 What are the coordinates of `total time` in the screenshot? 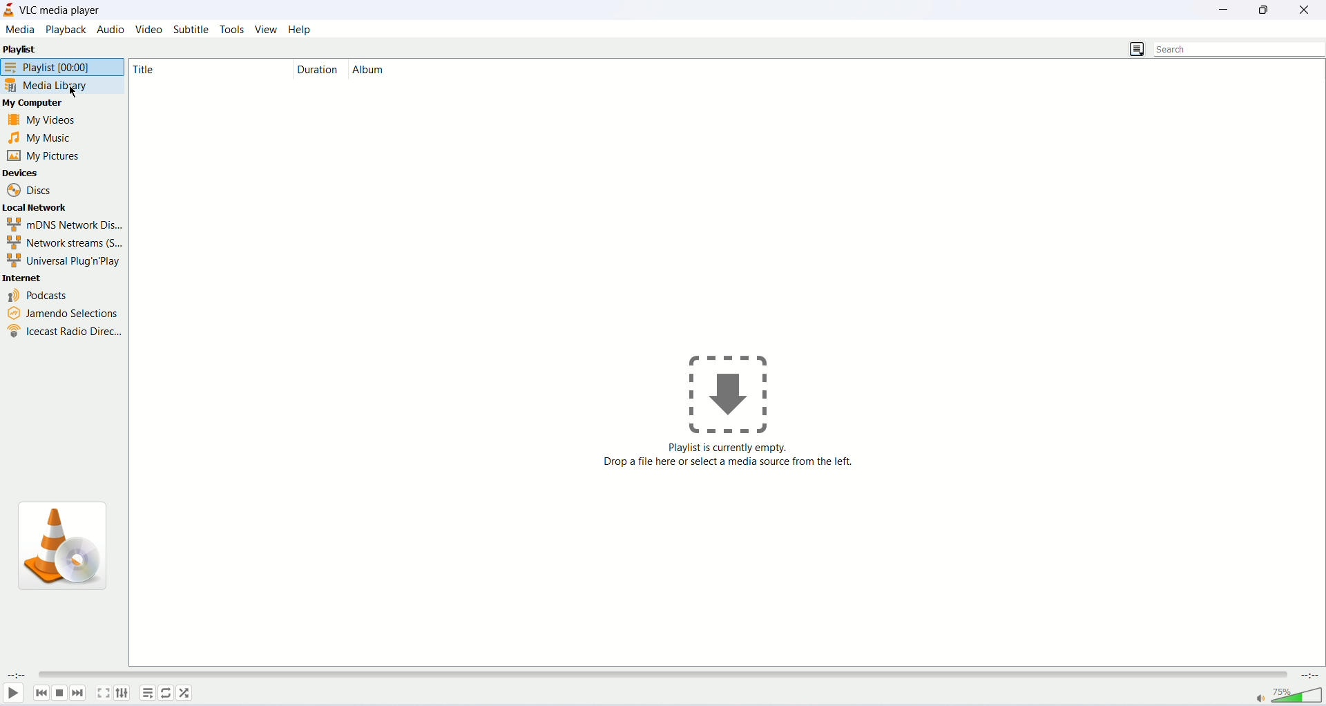 It's located at (1311, 674).